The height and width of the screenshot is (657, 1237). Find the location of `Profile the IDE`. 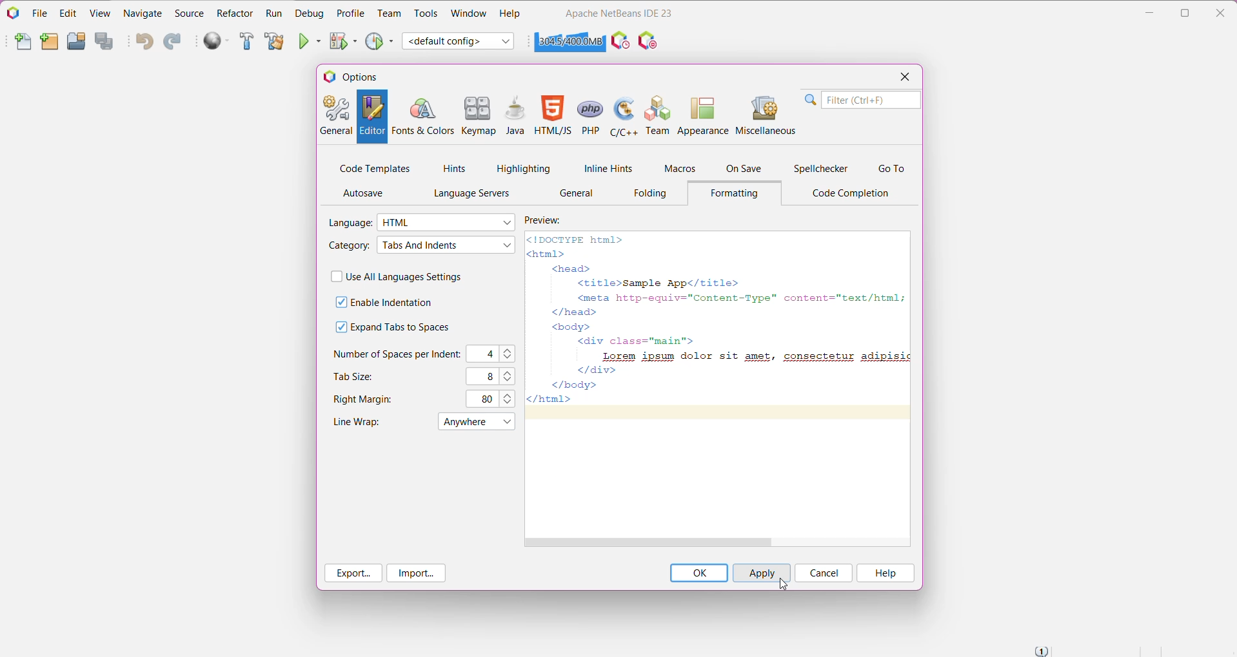

Profile the IDE is located at coordinates (620, 41).